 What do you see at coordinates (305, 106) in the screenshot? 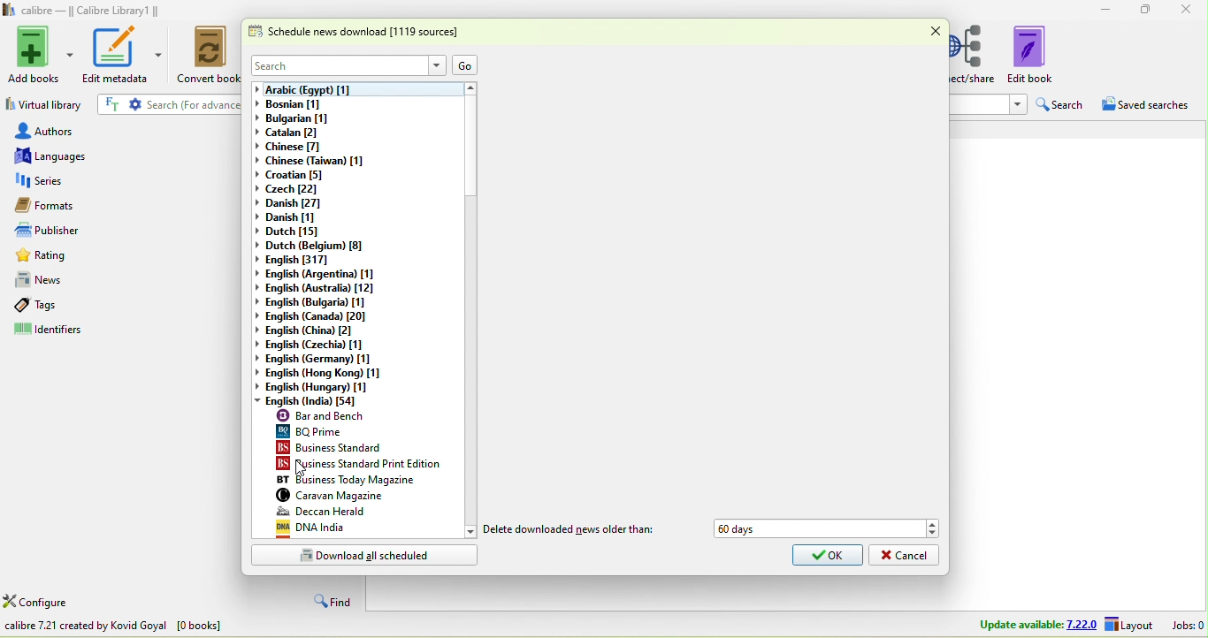
I see `bosnian [1]` at bounding box center [305, 106].